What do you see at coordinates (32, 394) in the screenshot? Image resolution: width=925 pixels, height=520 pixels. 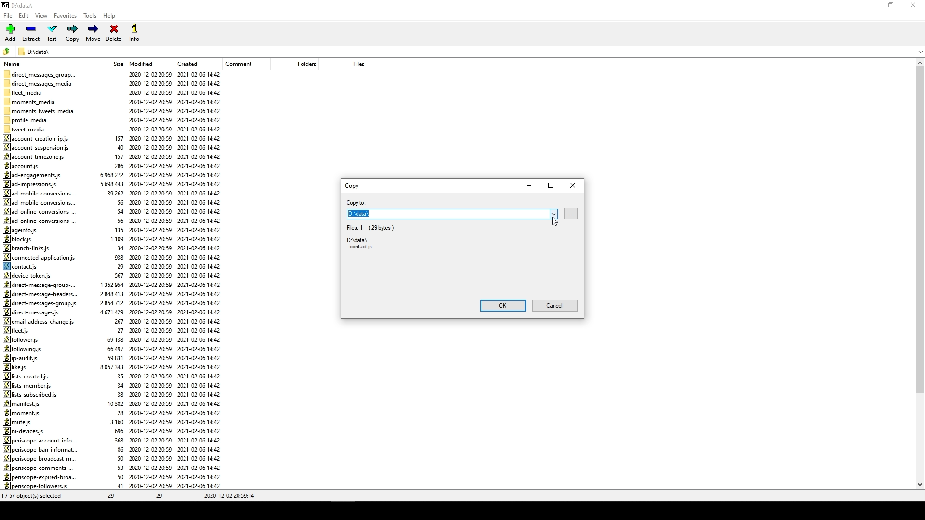 I see `lists-subscribed.js` at bounding box center [32, 394].